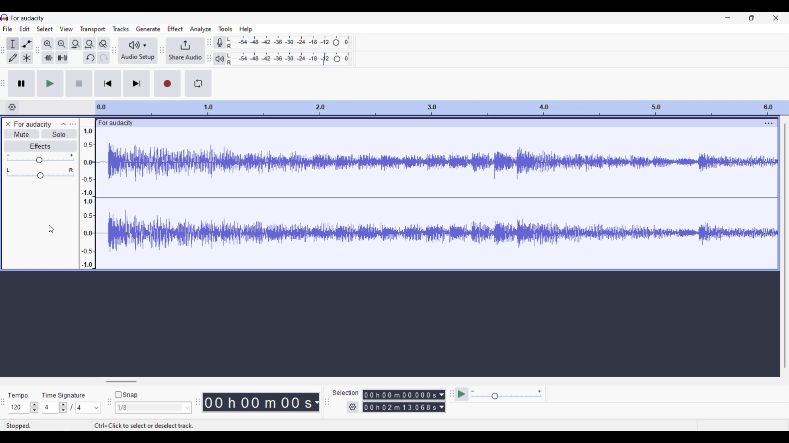 This screenshot has width=789, height=443. What do you see at coordinates (76, 44) in the screenshot?
I see `Fit selection to width` at bounding box center [76, 44].